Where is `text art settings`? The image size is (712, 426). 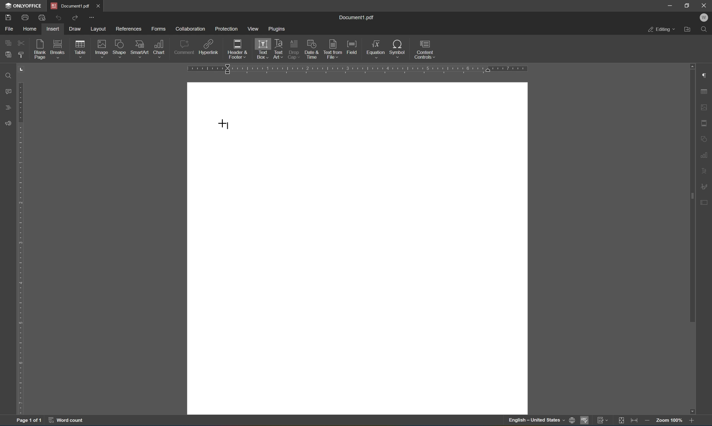
text art settings is located at coordinates (705, 171).